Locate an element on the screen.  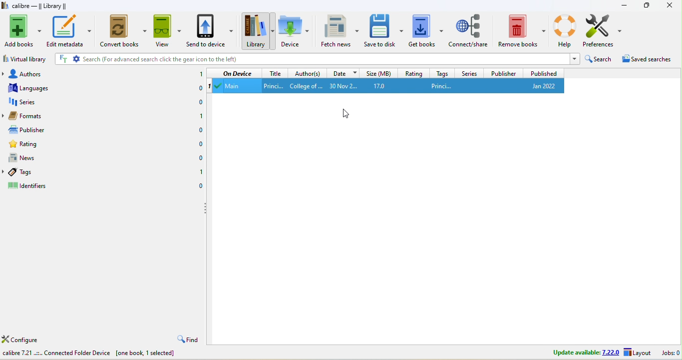
0 is located at coordinates (201, 145).